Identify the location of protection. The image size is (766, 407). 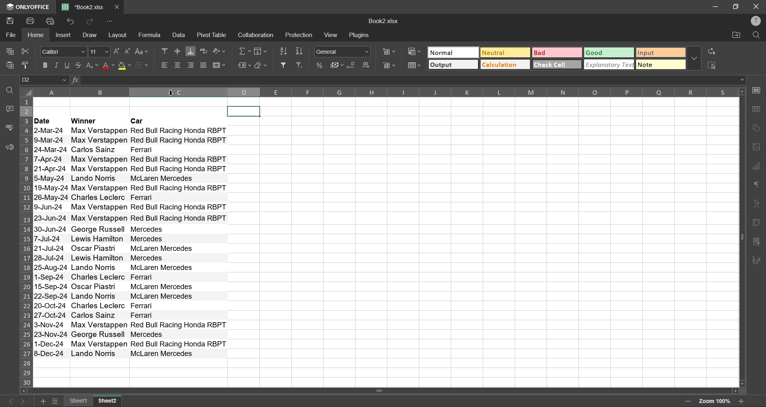
(301, 35).